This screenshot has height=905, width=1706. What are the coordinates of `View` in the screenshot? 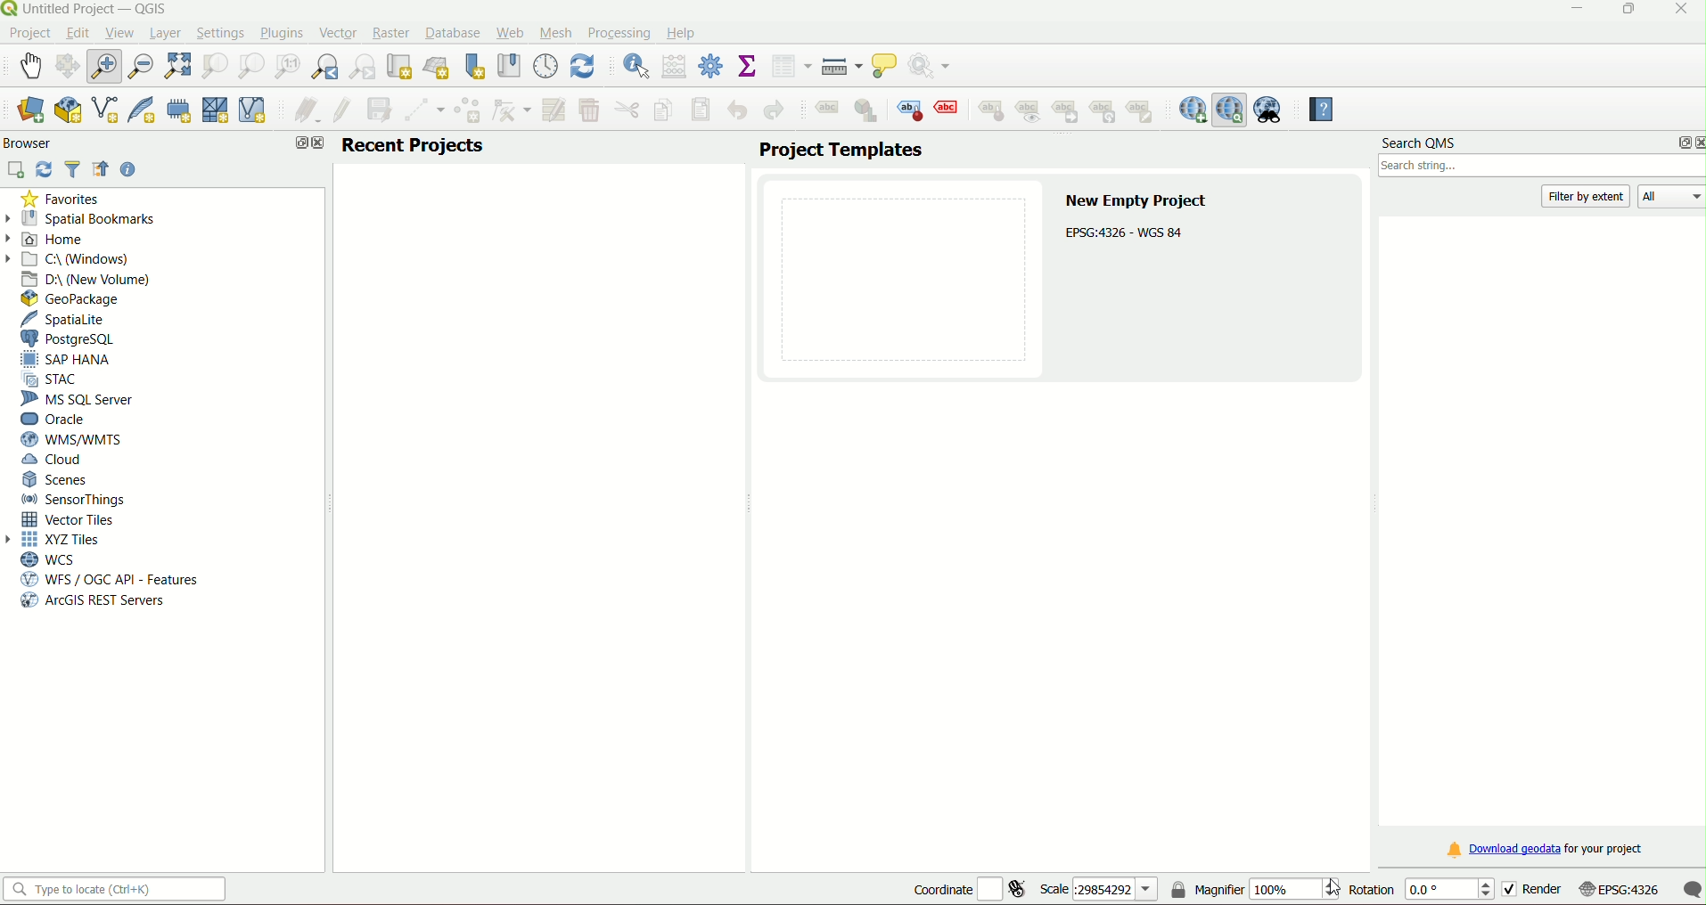 It's located at (118, 32).